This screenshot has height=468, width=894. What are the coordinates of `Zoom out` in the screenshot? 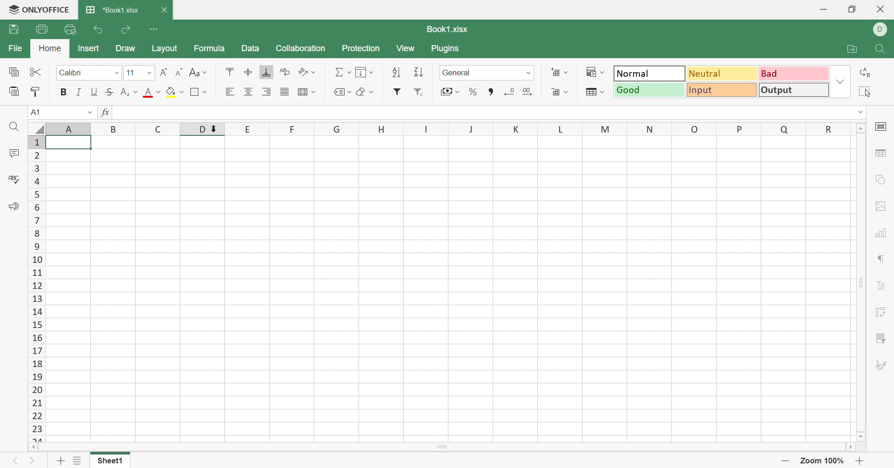 It's located at (785, 460).